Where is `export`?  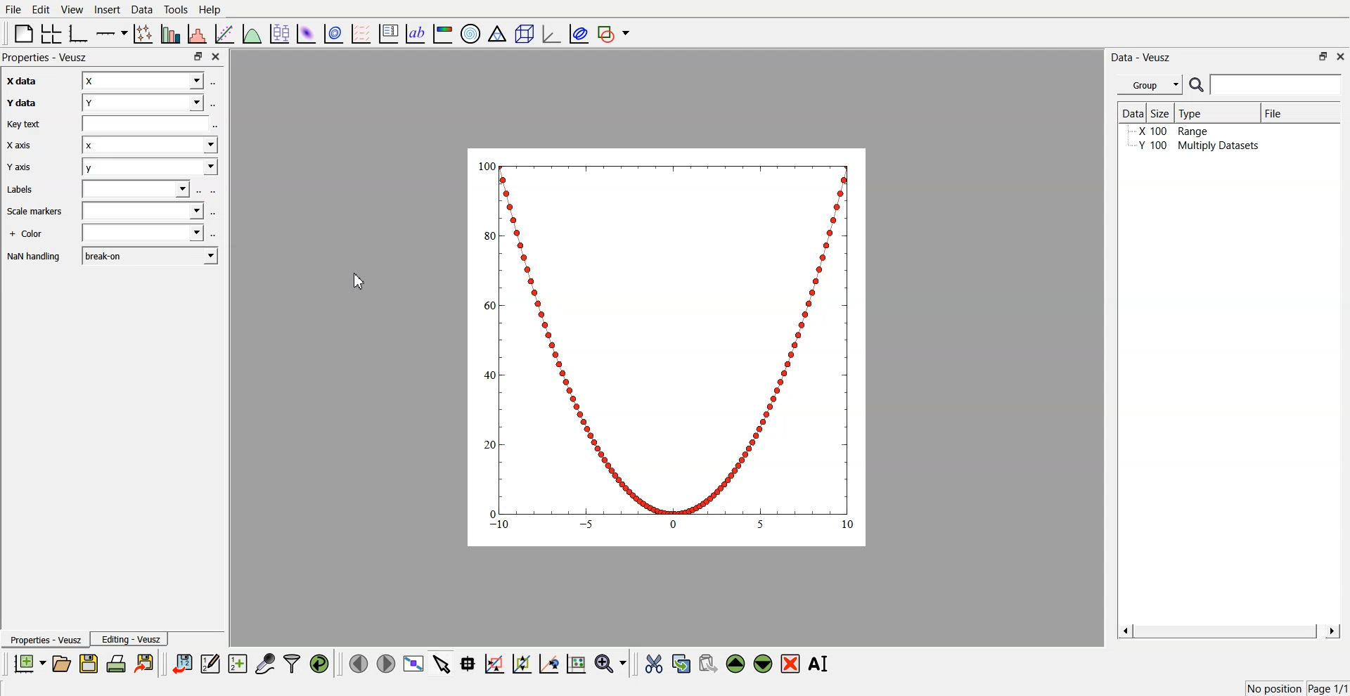 export is located at coordinates (146, 663).